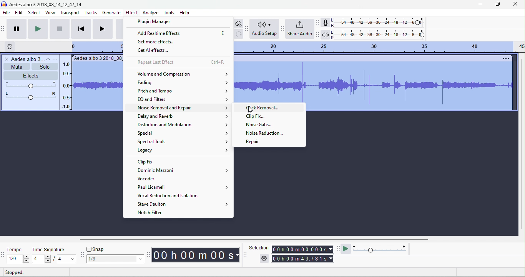 This screenshot has height=277, width=525. Describe the element at coordinates (29, 84) in the screenshot. I see `volume` at that location.